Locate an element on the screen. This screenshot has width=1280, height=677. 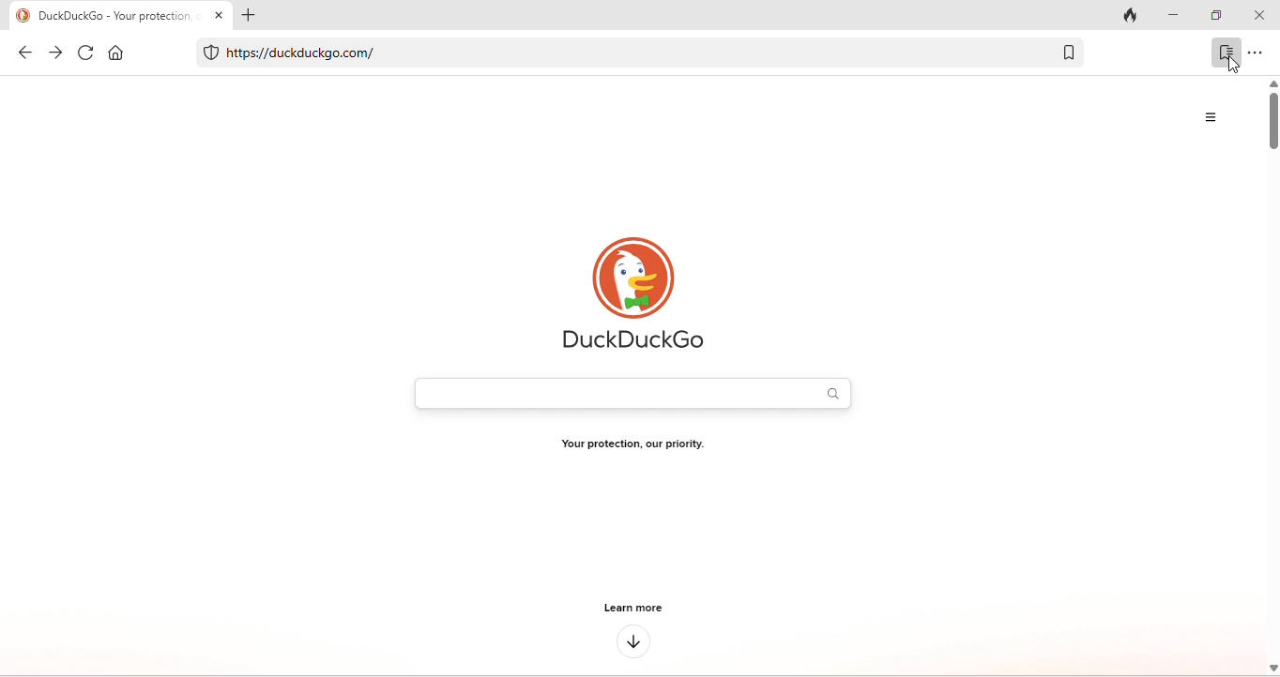
refresh is located at coordinates (84, 54).